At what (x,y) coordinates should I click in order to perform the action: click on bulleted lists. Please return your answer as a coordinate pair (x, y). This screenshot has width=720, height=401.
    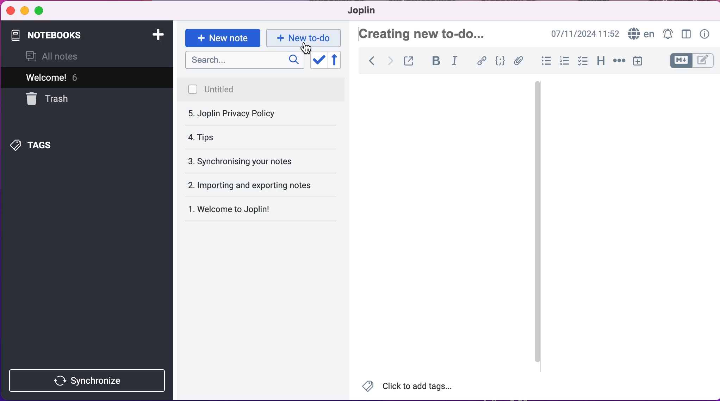
    Looking at the image, I should click on (545, 63).